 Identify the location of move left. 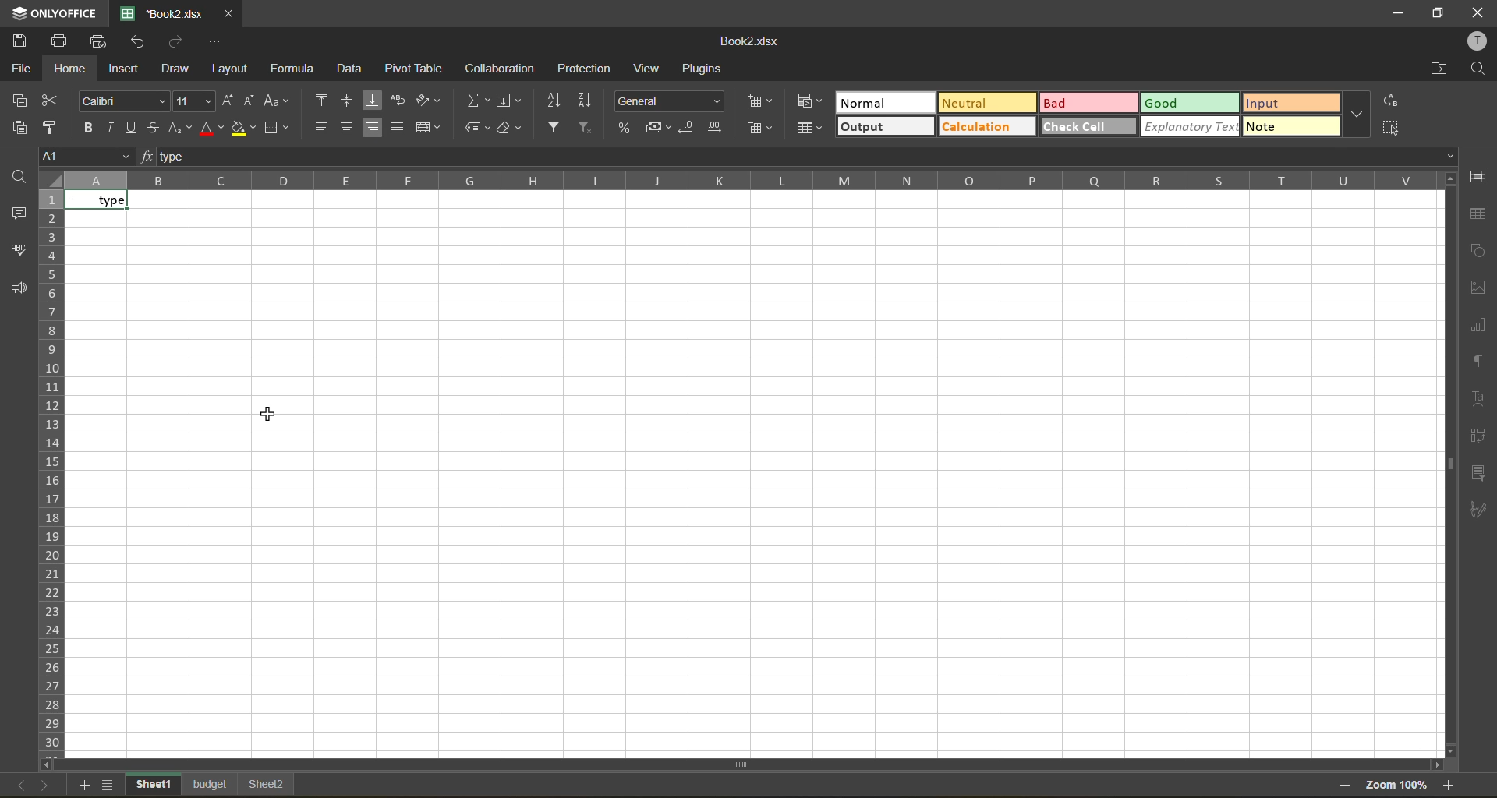
(50, 765).